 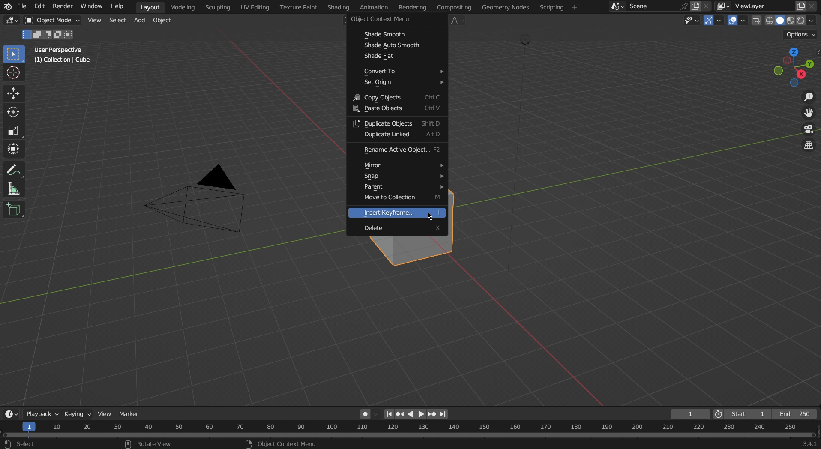 What do you see at coordinates (398, 135) in the screenshot?
I see `Duplicate Linked` at bounding box center [398, 135].